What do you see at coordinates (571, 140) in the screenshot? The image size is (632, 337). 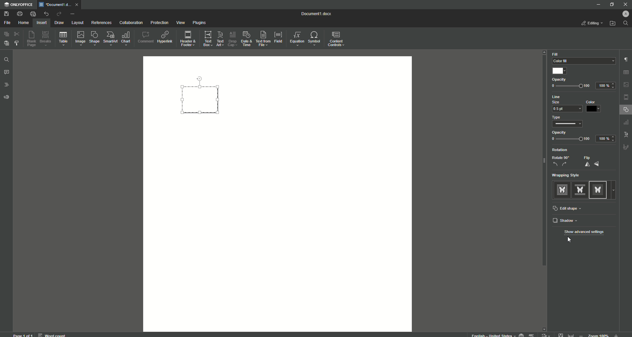 I see `choose 0 to 100` at bounding box center [571, 140].